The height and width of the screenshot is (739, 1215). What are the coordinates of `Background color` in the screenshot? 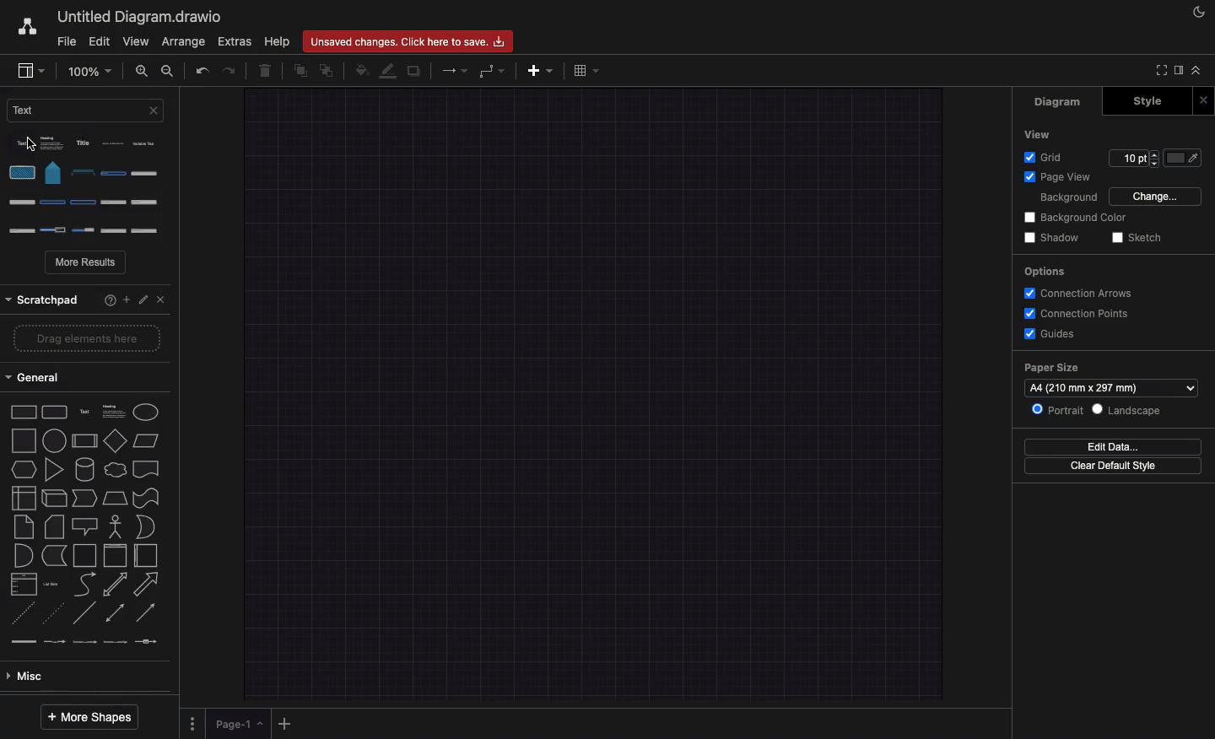 It's located at (1078, 216).